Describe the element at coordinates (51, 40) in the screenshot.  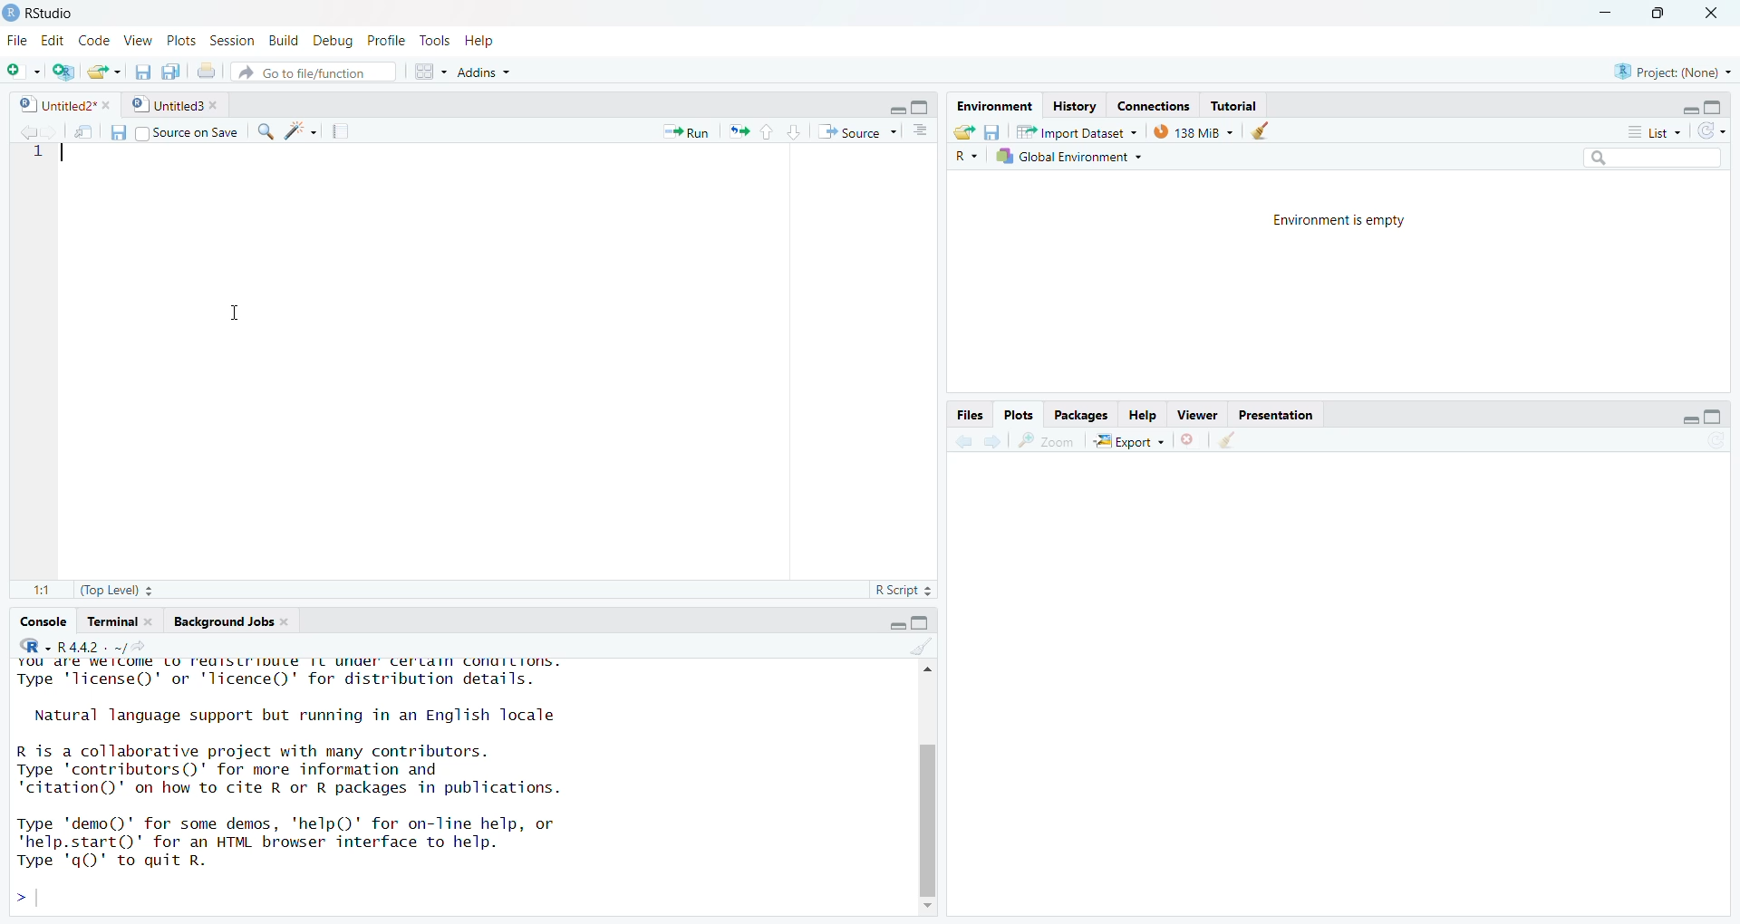
I see `Edit` at that location.